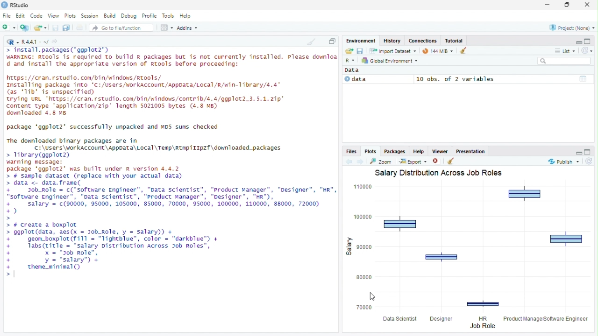  What do you see at coordinates (67, 28) in the screenshot?
I see `Save all open documents` at bounding box center [67, 28].